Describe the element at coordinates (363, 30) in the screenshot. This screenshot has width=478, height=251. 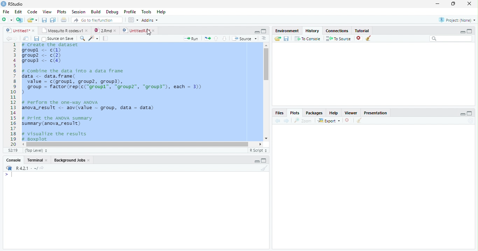
I see `Tutorial` at that location.